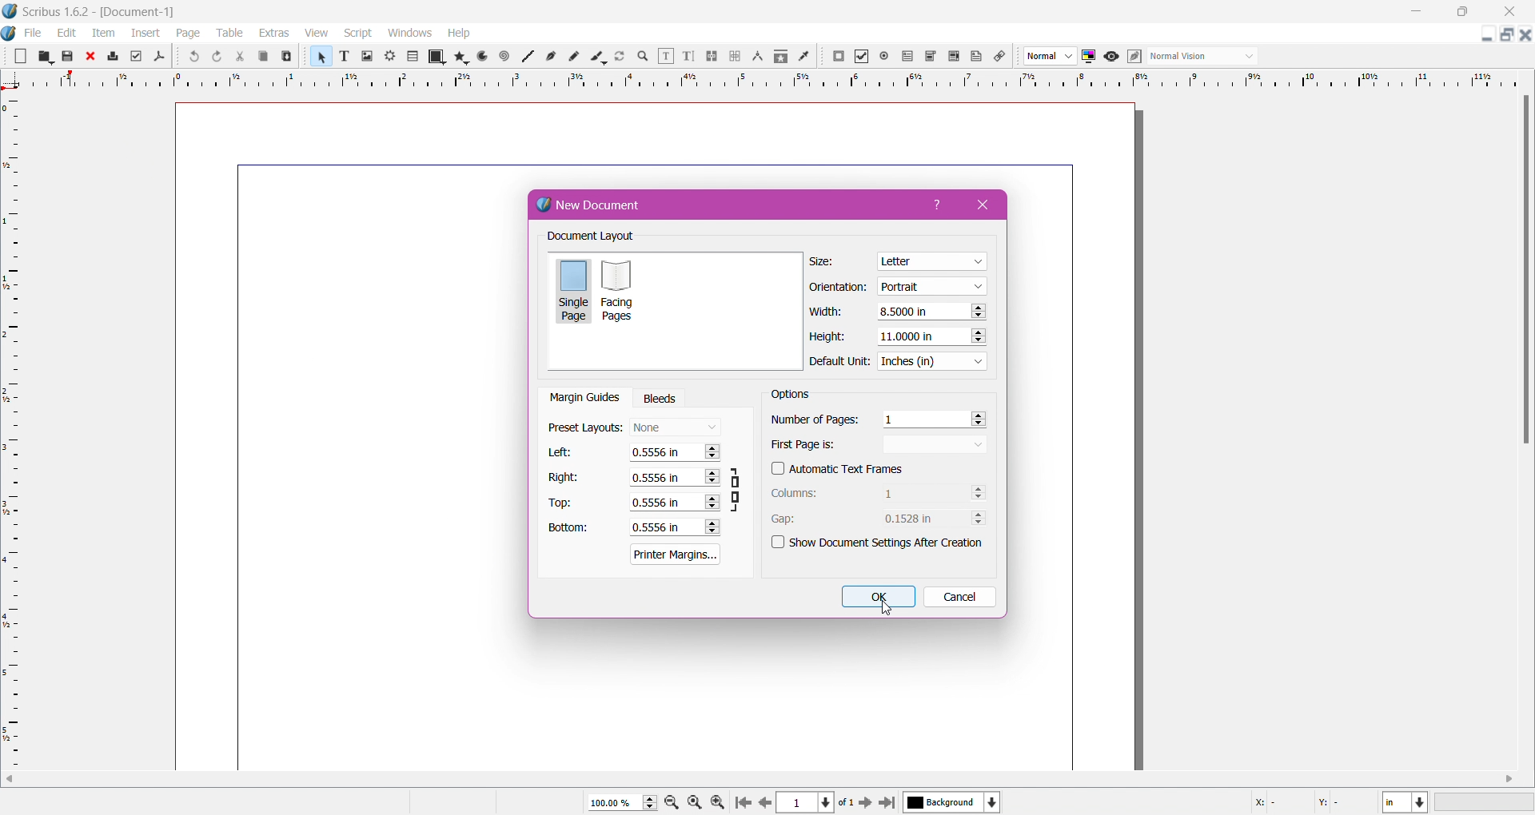 The width and height of the screenshot is (1535, 815). What do you see at coordinates (345, 57) in the screenshot?
I see `text size` at bounding box center [345, 57].